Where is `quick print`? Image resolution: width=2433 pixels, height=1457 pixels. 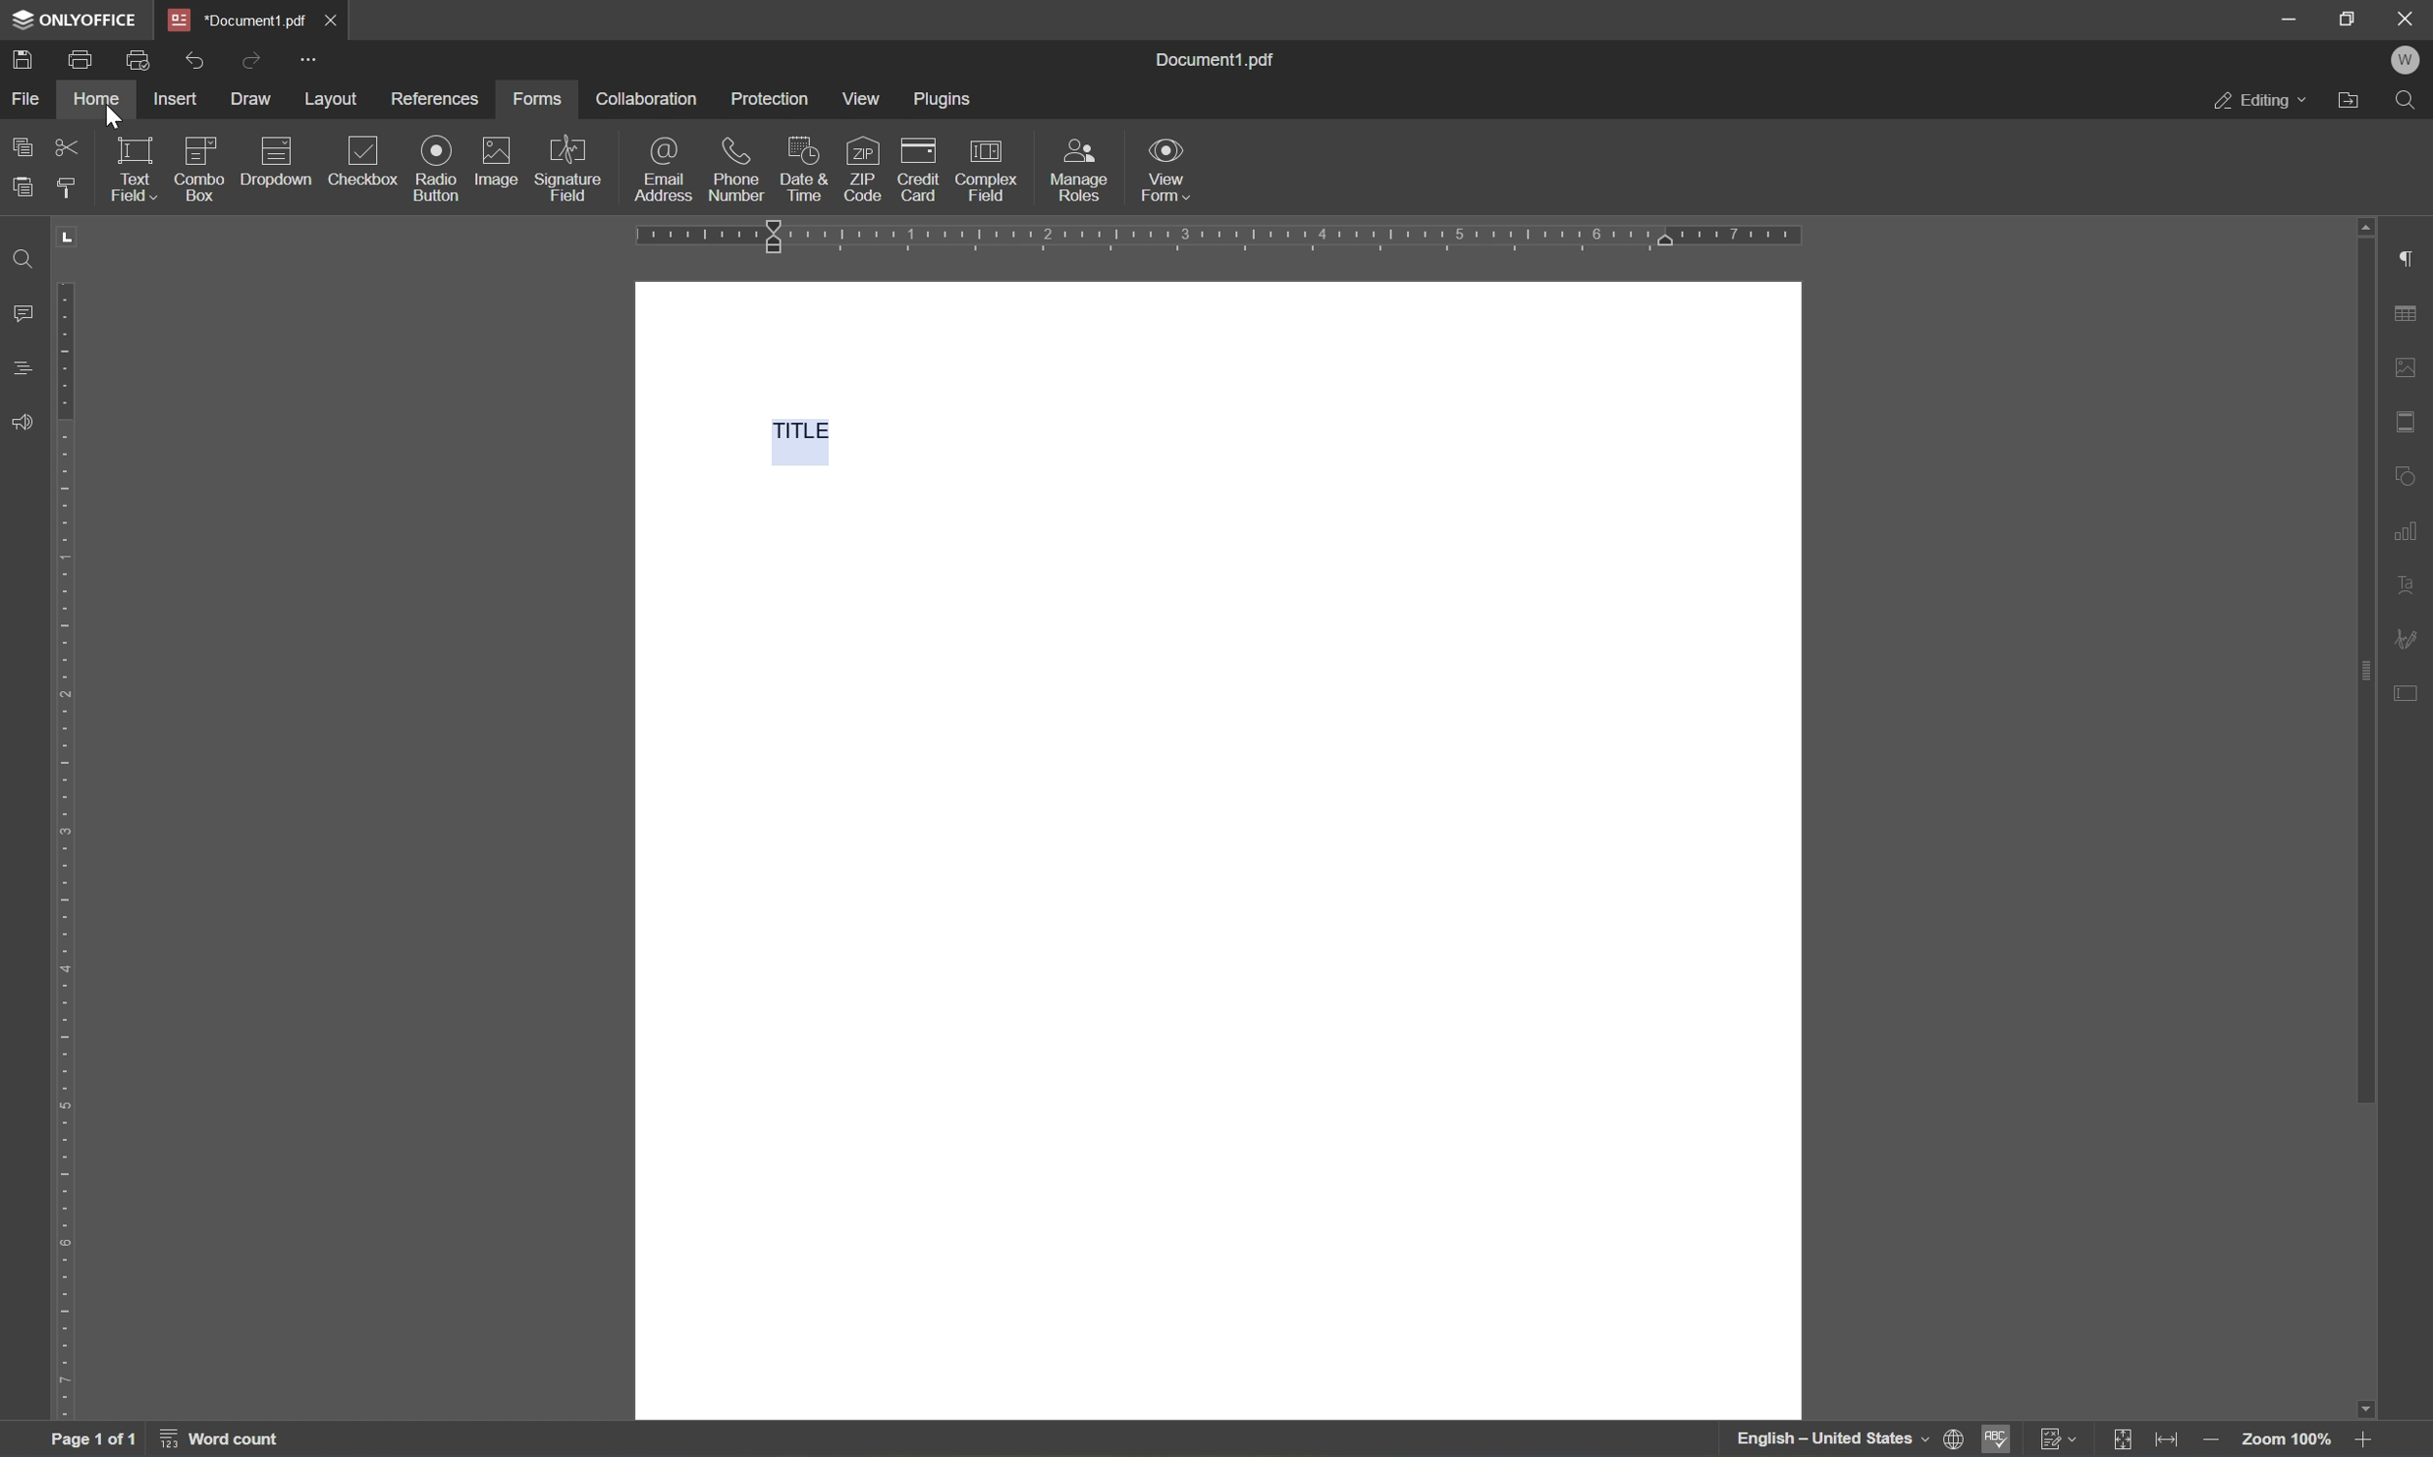 quick print is located at coordinates (137, 60).